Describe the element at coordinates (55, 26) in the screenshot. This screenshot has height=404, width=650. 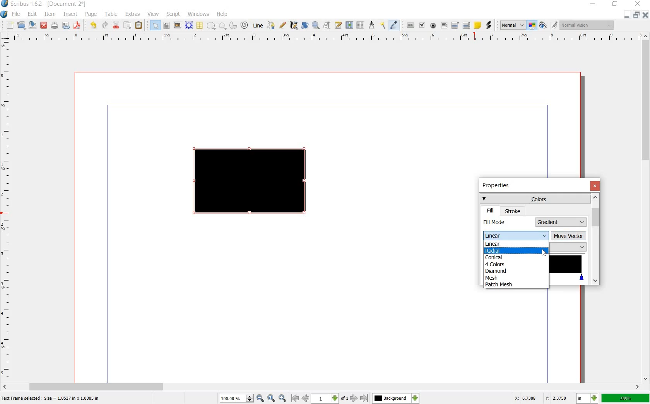
I see `print` at that location.